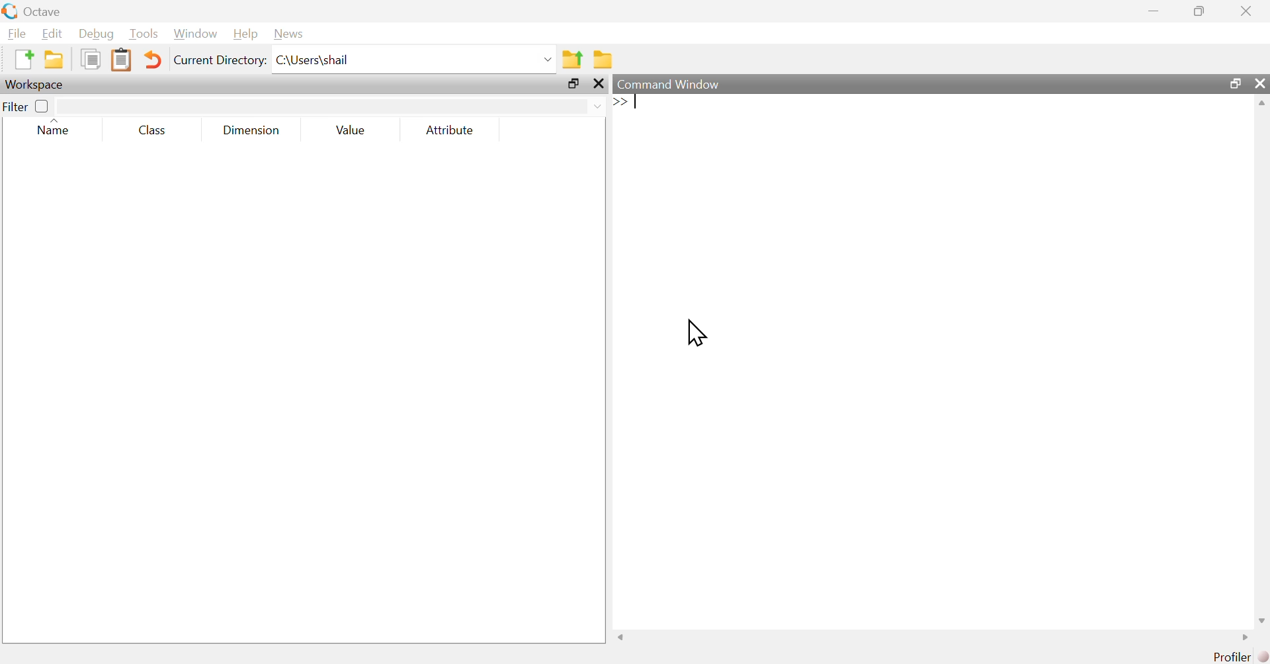 The height and width of the screenshot is (664, 1270). I want to click on one directory up, so click(571, 58).